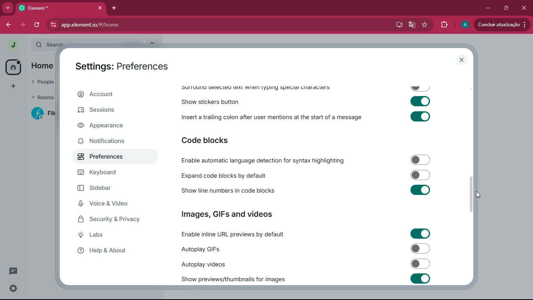  Describe the element at coordinates (396, 25) in the screenshot. I see `desktop` at that location.